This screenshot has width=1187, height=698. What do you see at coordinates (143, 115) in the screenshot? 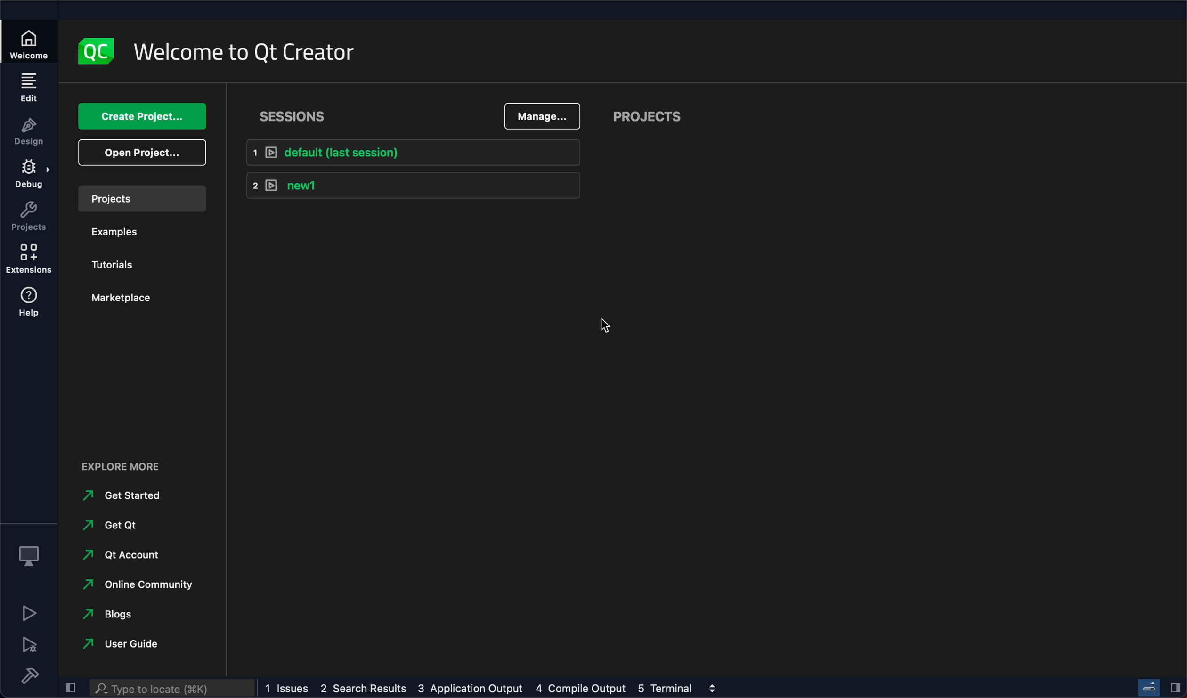
I see `create project` at bounding box center [143, 115].